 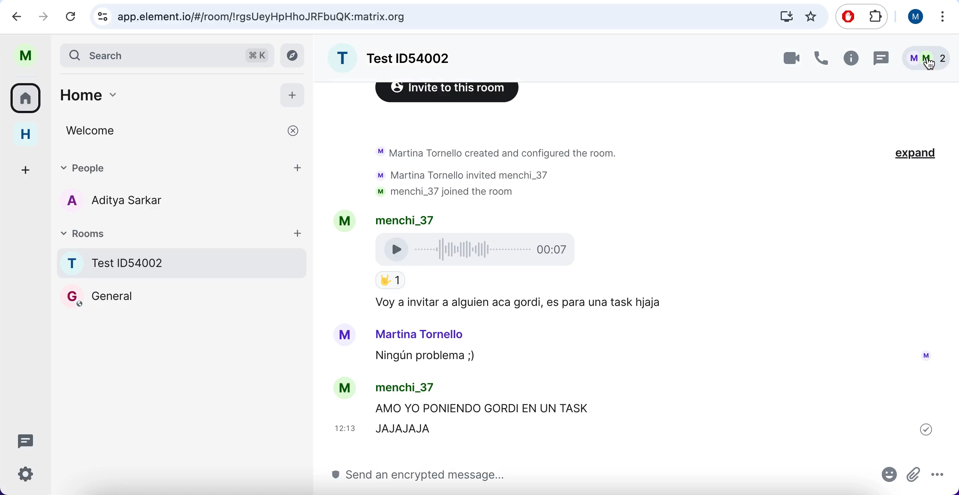 What do you see at coordinates (299, 231) in the screenshot?
I see `add` at bounding box center [299, 231].